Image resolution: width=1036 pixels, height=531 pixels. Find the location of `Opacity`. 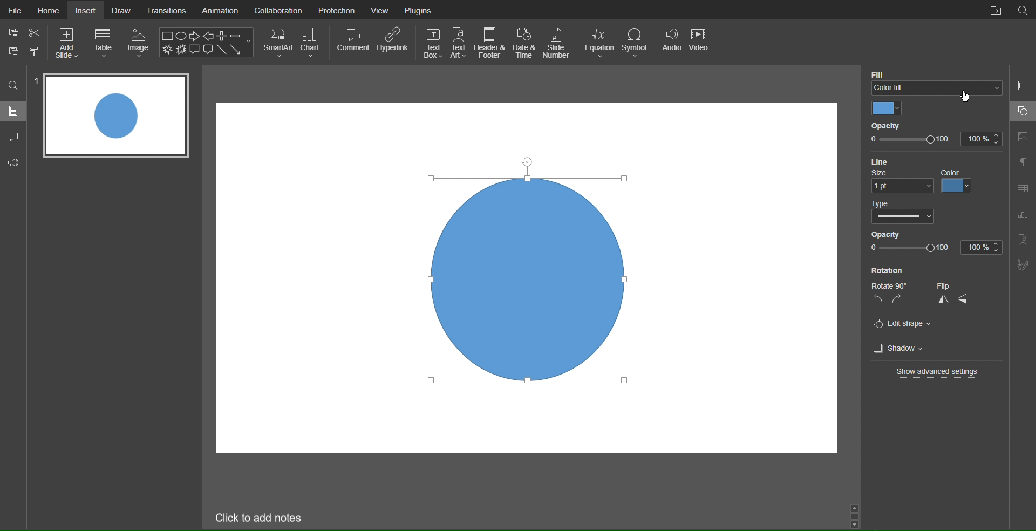

Opacity is located at coordinates (887, 127).